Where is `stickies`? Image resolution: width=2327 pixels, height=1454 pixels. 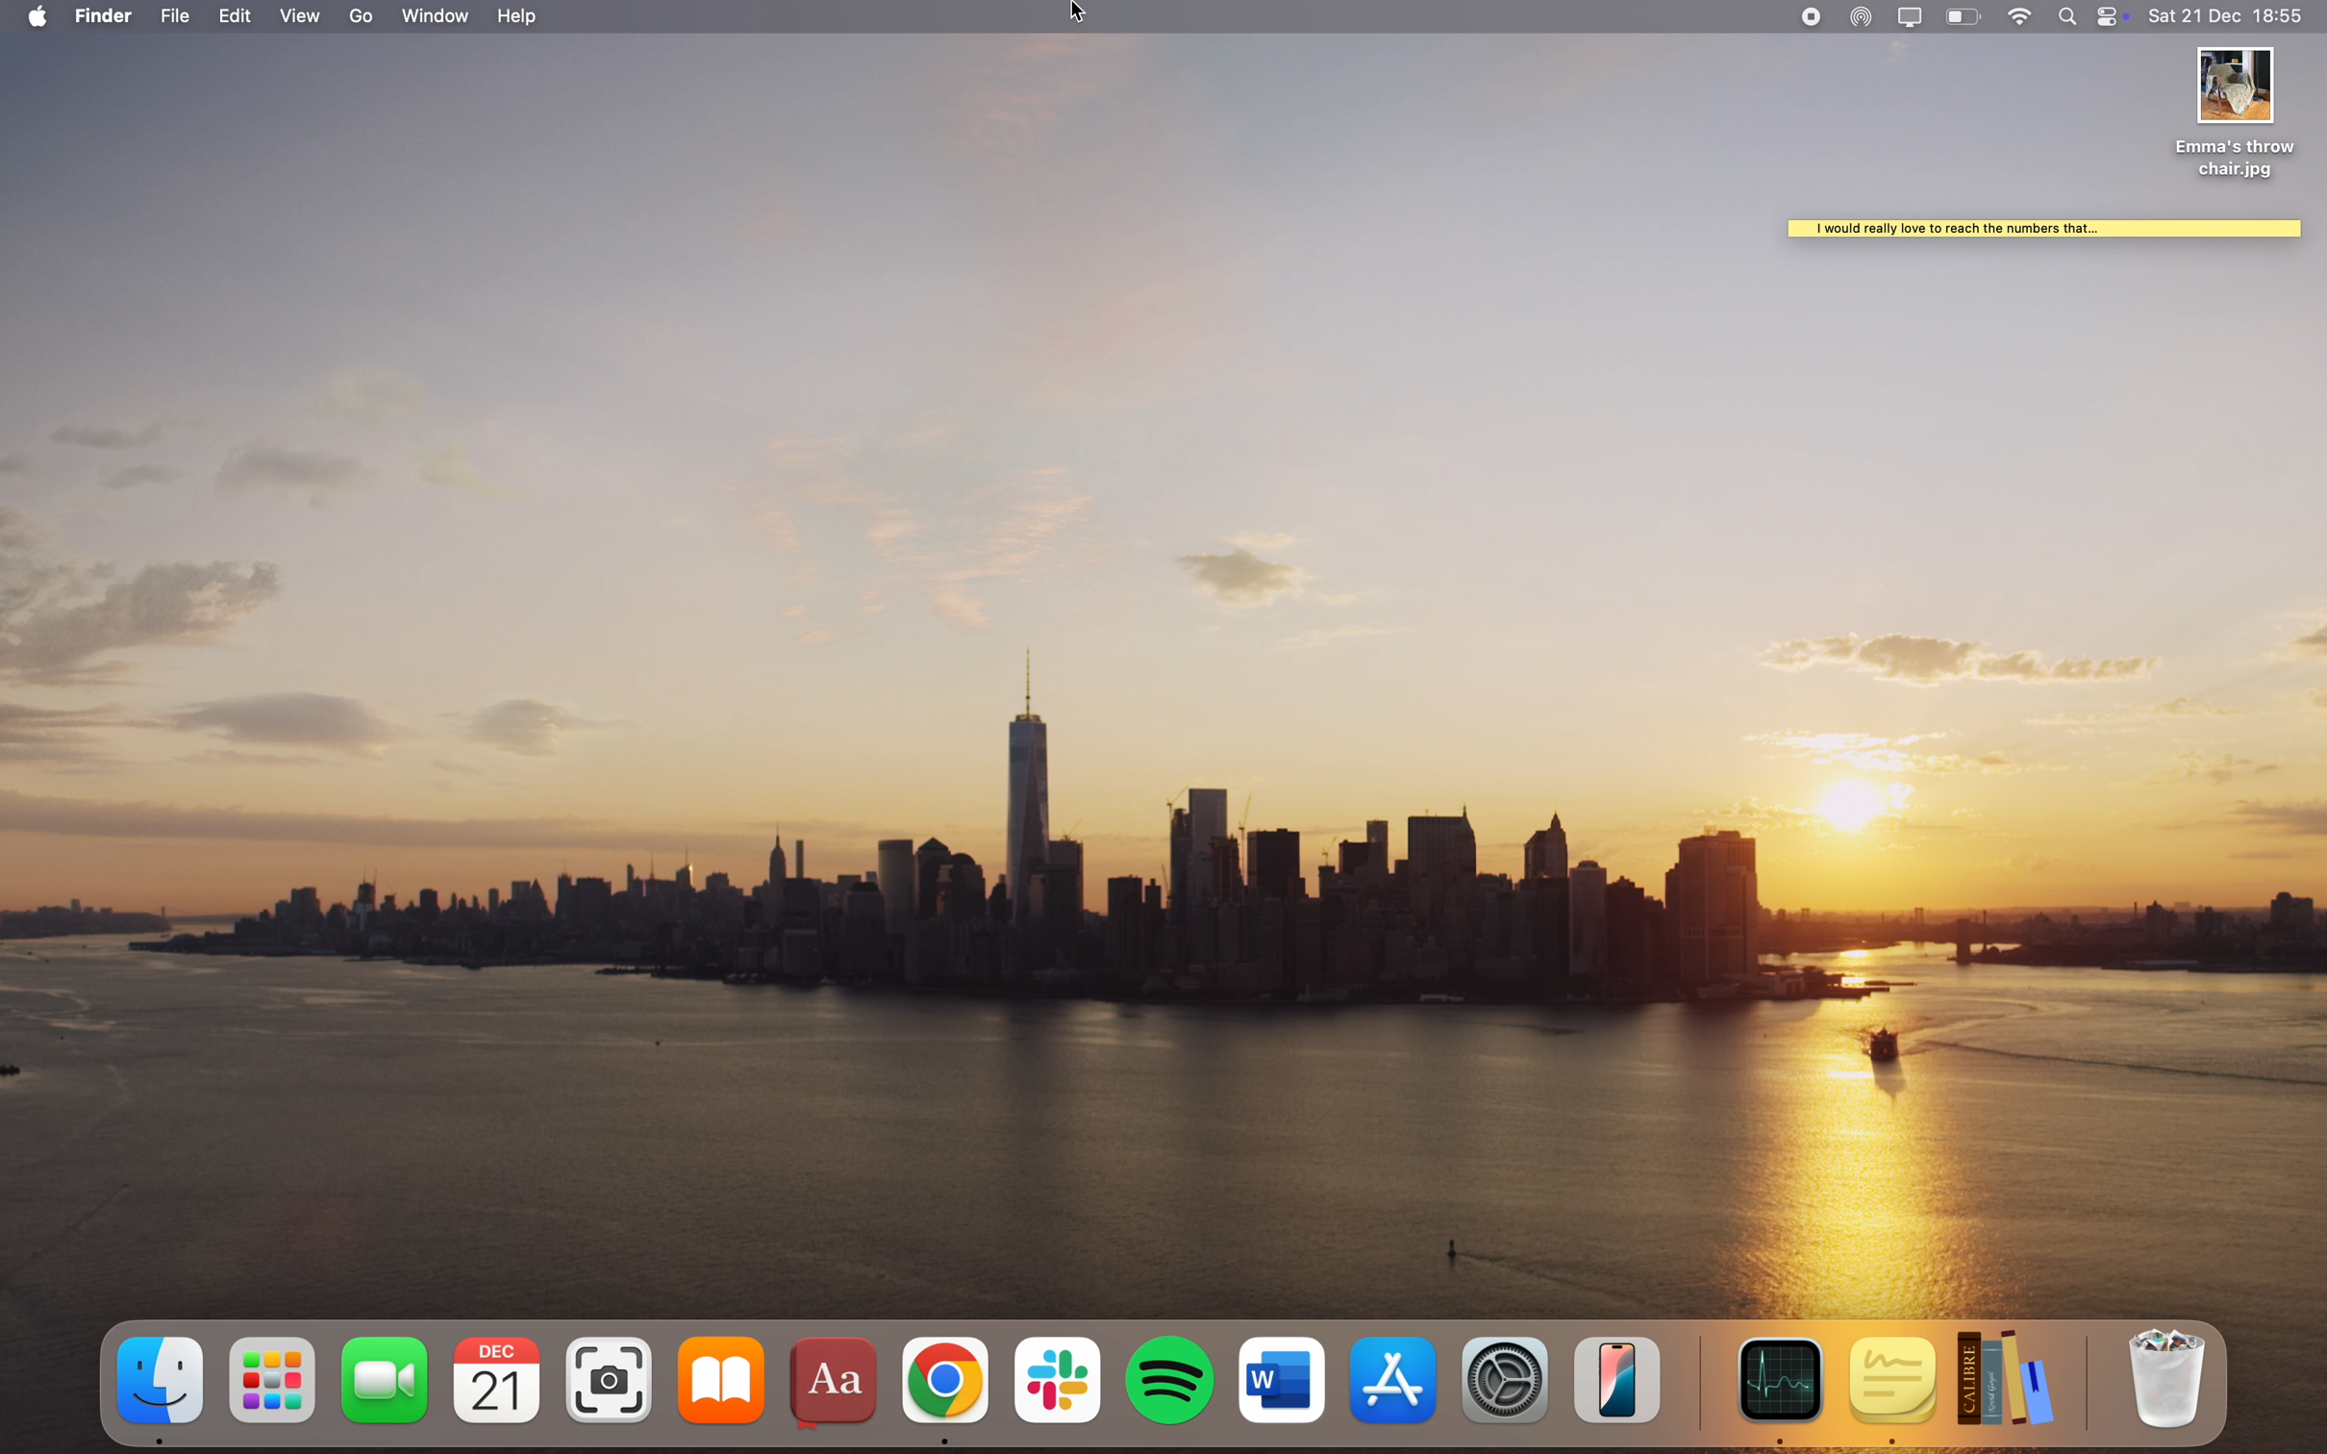
stickies is located at coordinates (1893, 1391).